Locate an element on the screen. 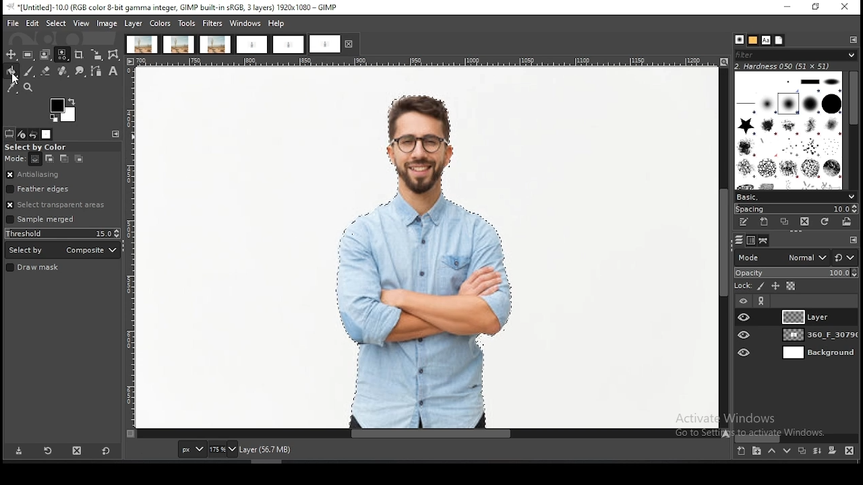  sample merged is located at coordinates (43, 219).